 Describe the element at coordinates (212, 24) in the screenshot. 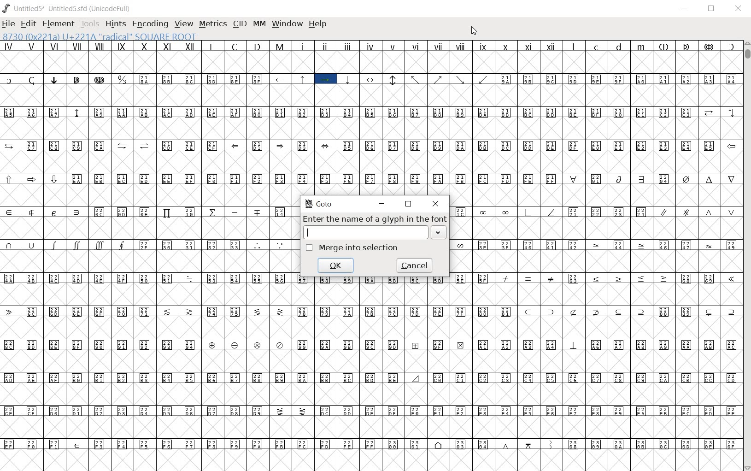

I see `METRICS` at that location.